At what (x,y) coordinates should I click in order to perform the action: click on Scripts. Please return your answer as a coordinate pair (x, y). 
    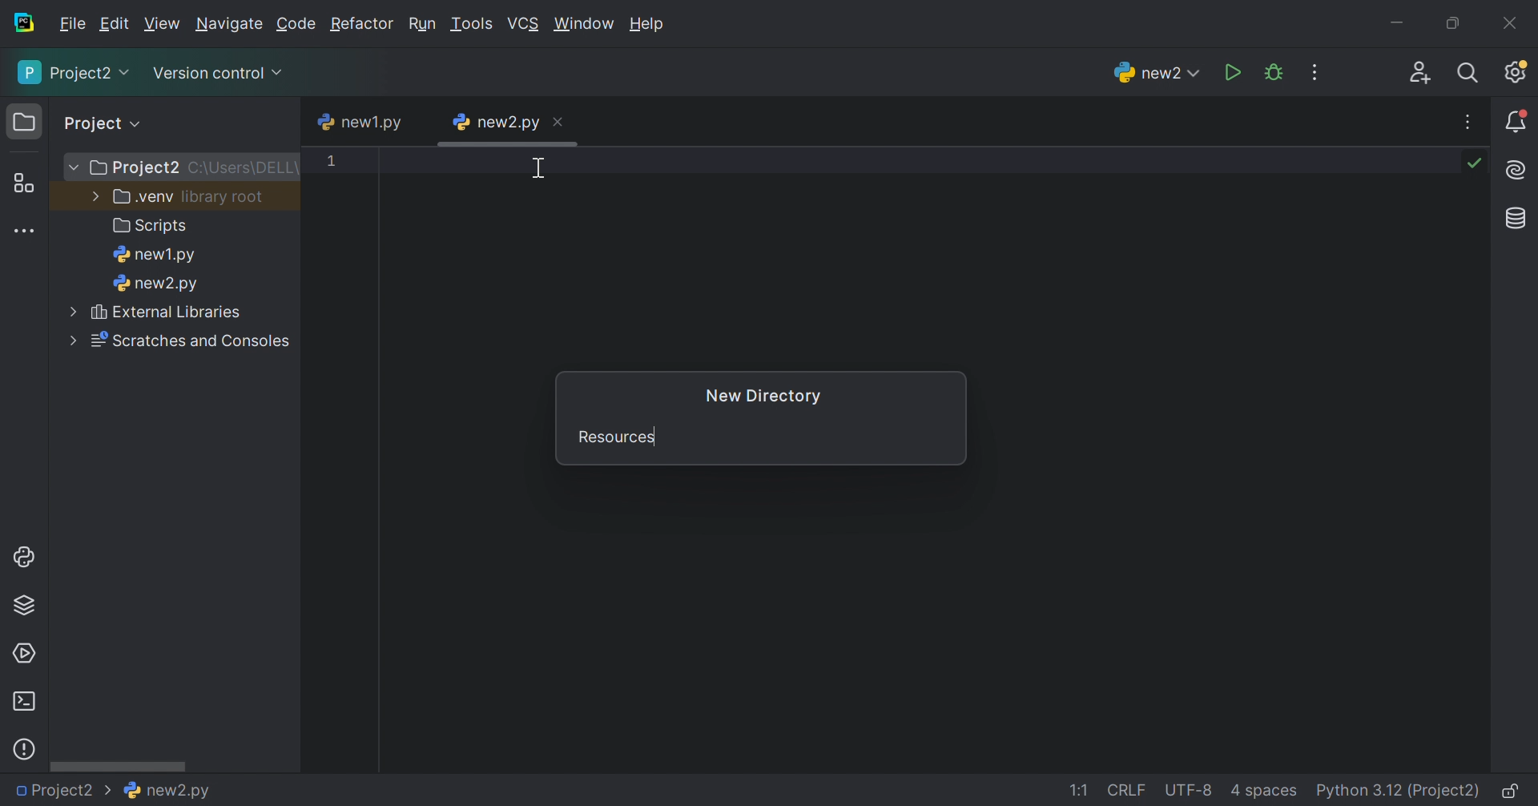
    Looking at the image, I should click on (152, 224).